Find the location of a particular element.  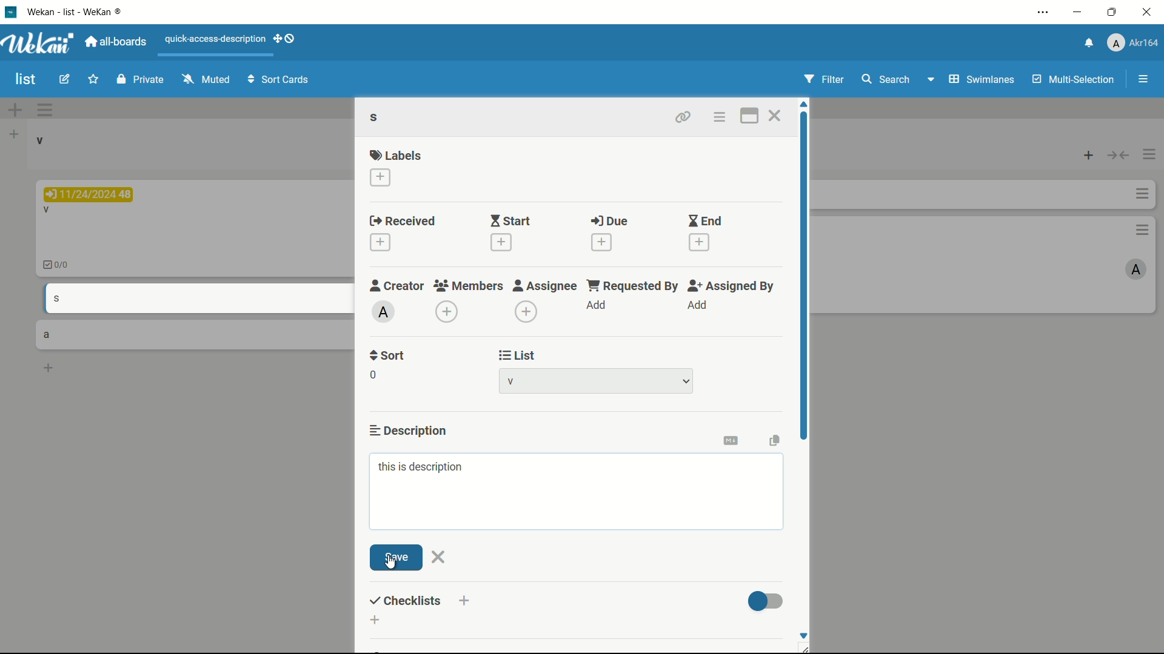

add due date is located at coordinates (602, 242).